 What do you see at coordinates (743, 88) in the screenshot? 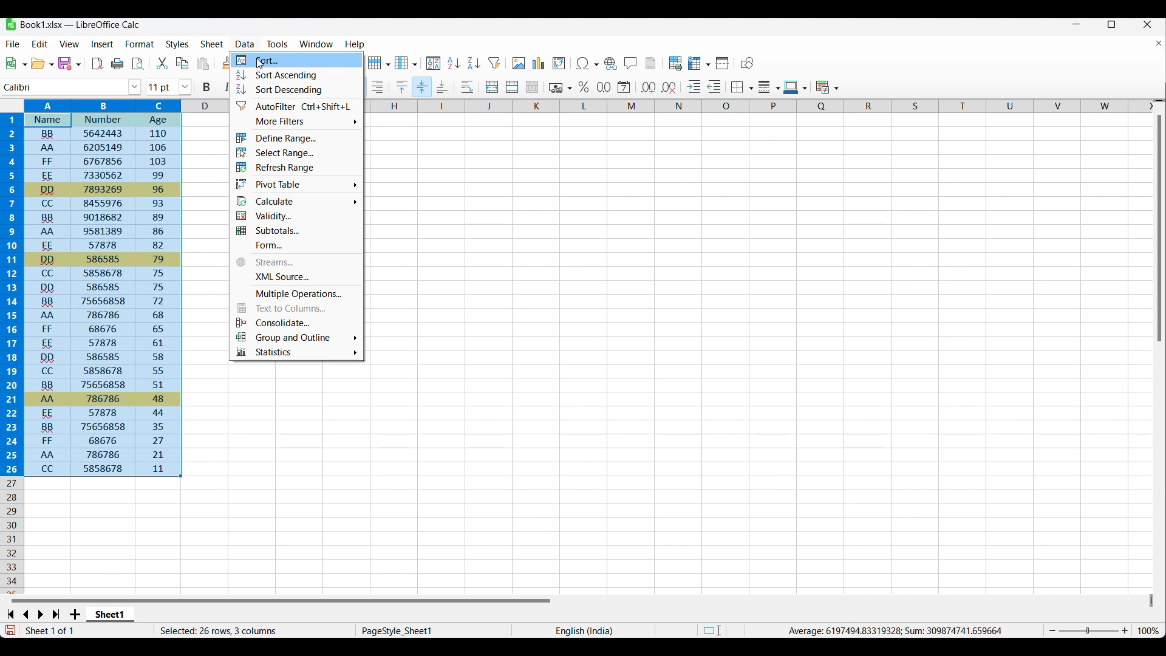
I see `Borders shift to overwrite options` at bounding box center [743, 88].